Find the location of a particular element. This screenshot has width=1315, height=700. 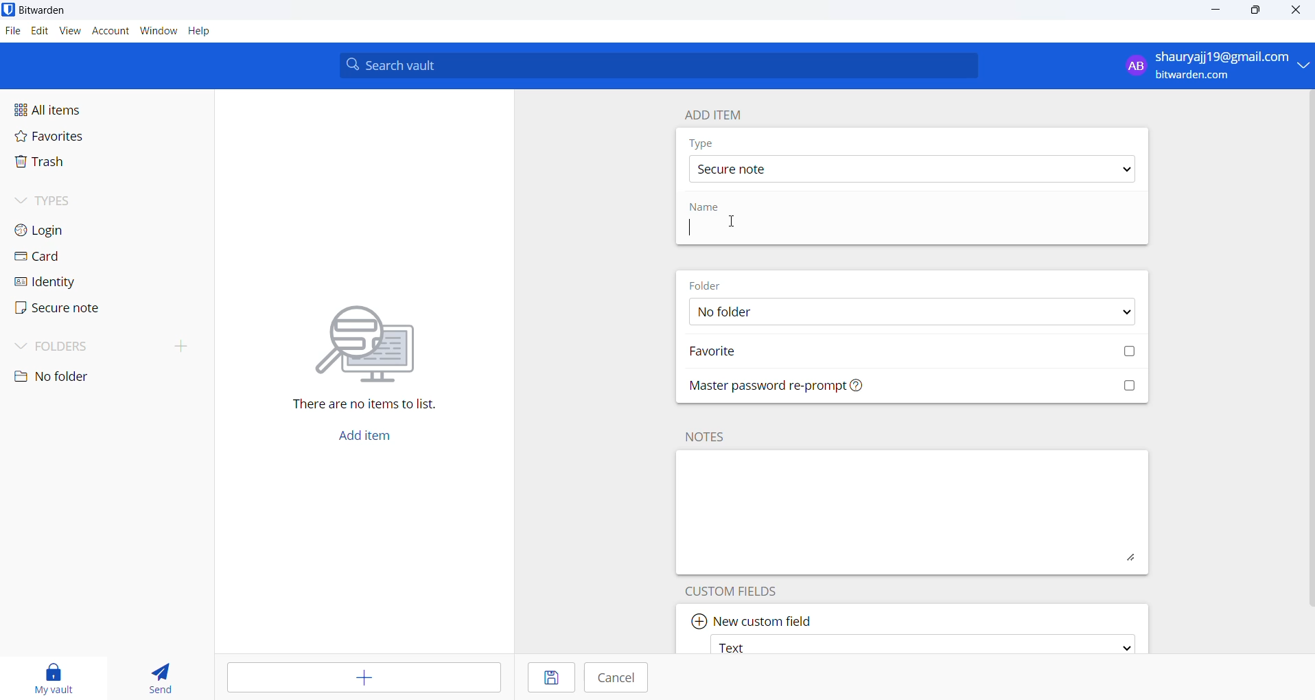

help is located at coordinates (200, 31).